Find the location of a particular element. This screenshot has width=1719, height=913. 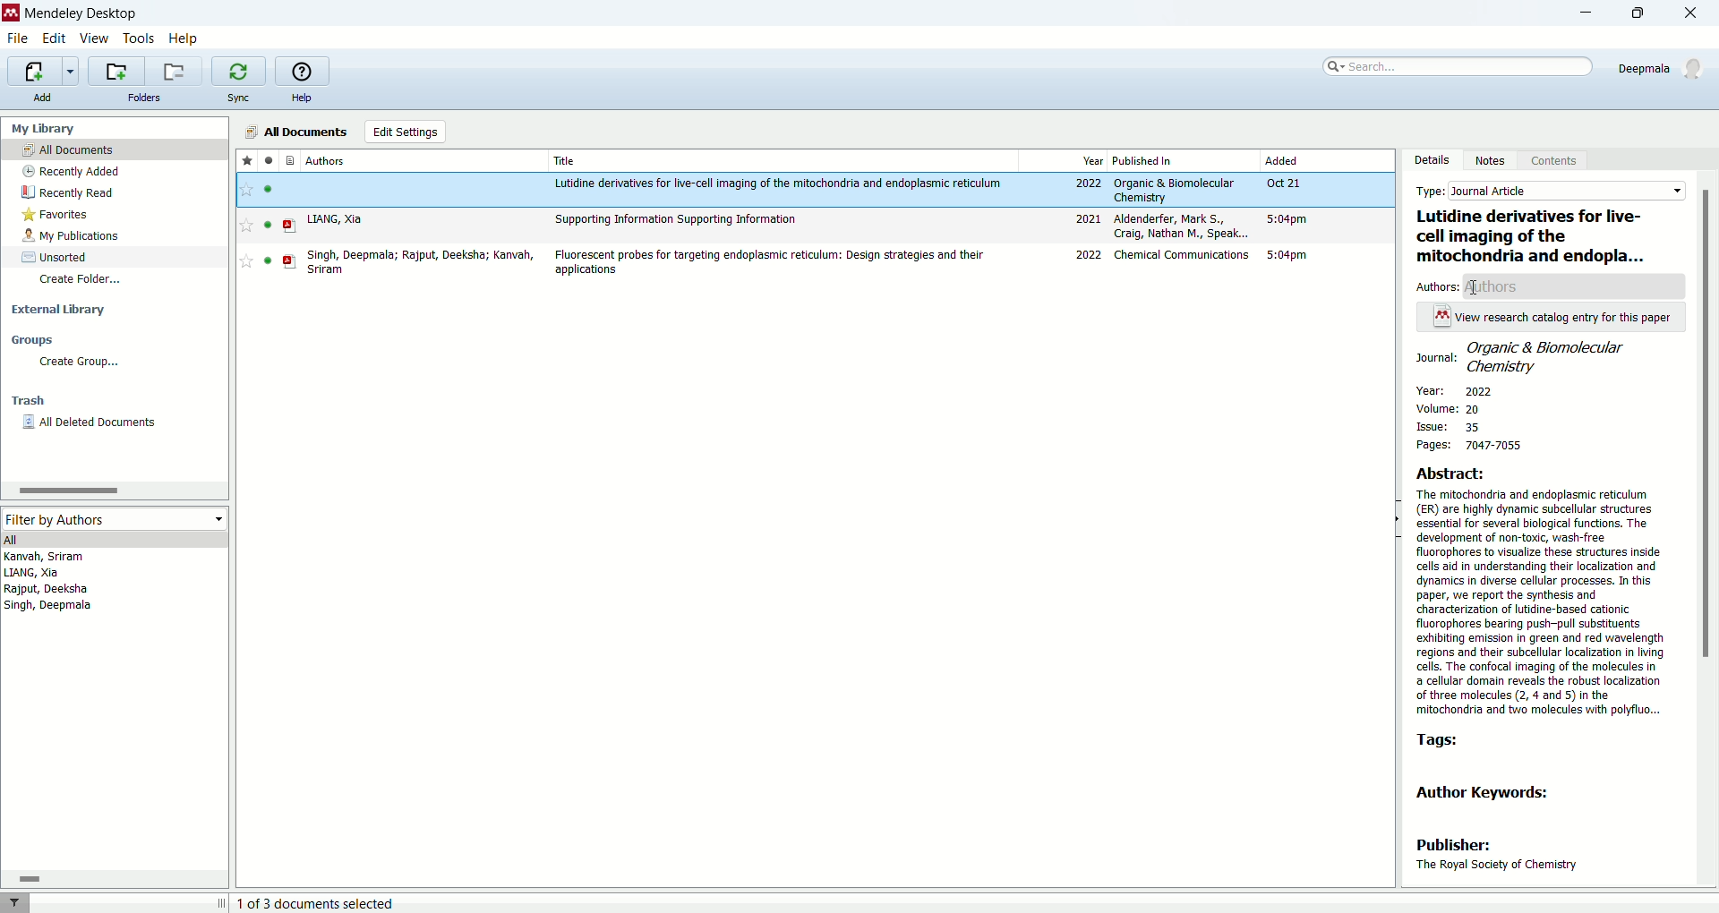

PDF is located at coordinates (291, 262).